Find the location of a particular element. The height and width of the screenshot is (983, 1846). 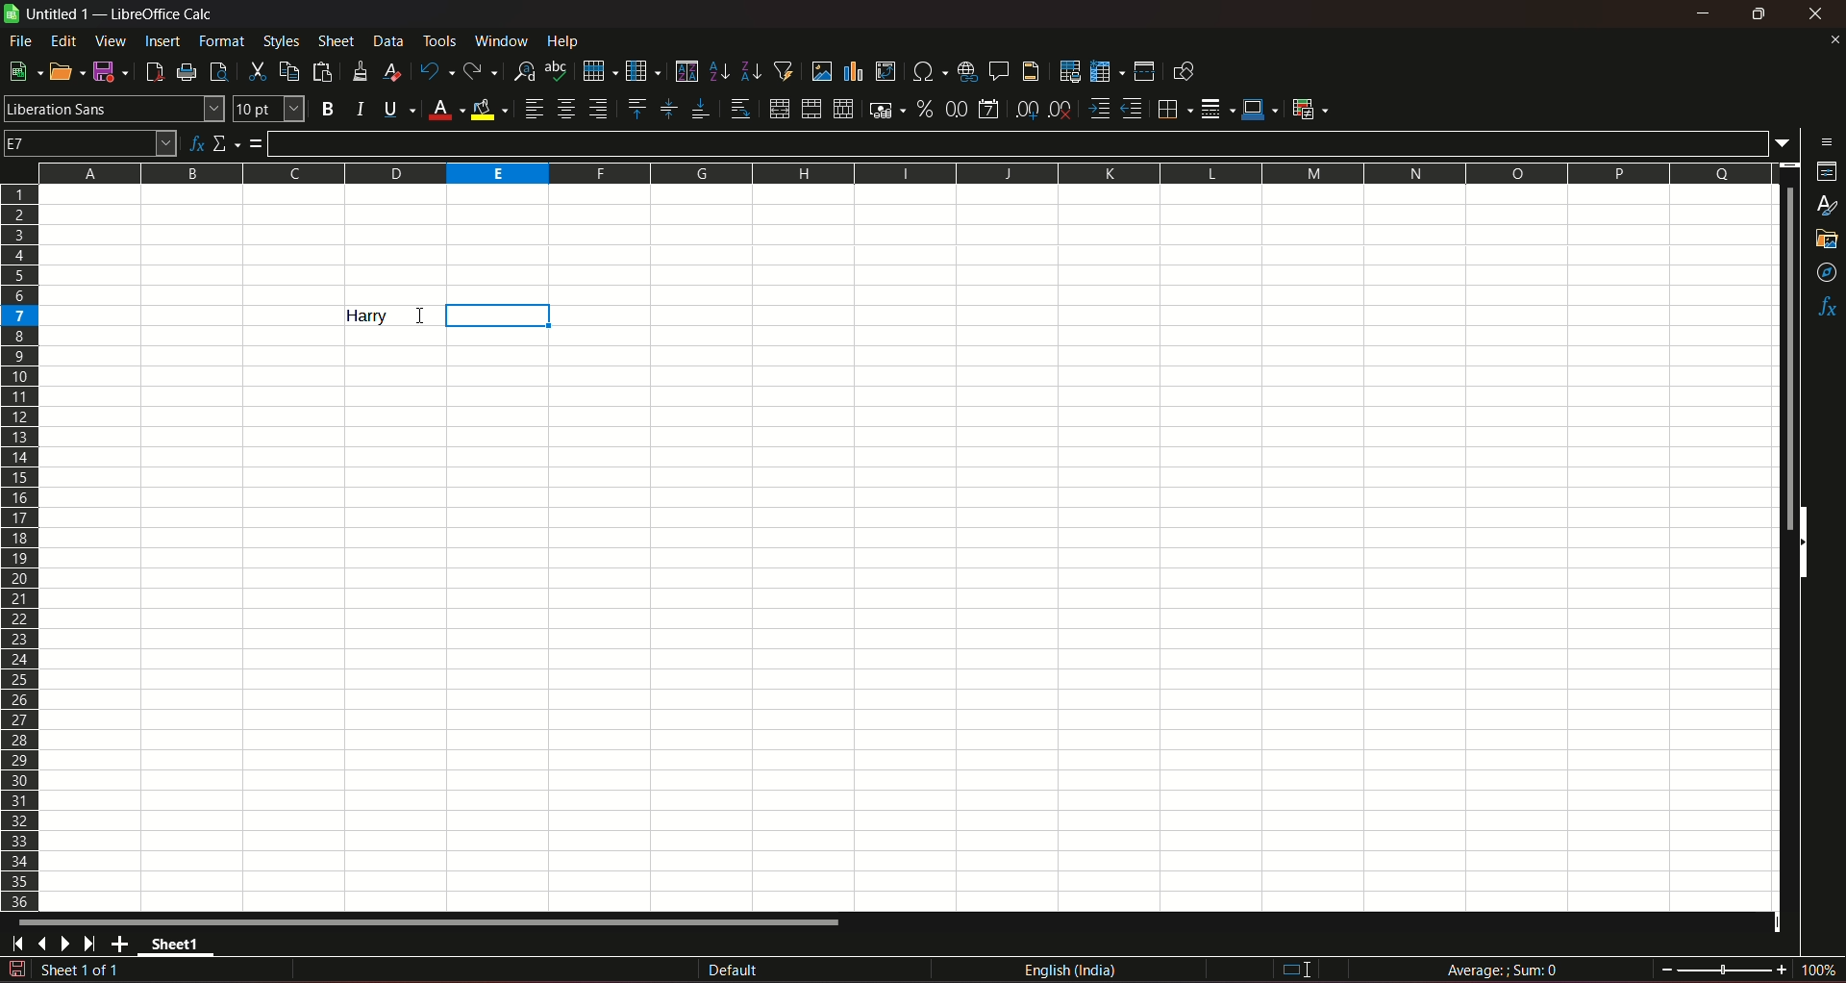

delete decimal place is located at coordinates (1060, 111).